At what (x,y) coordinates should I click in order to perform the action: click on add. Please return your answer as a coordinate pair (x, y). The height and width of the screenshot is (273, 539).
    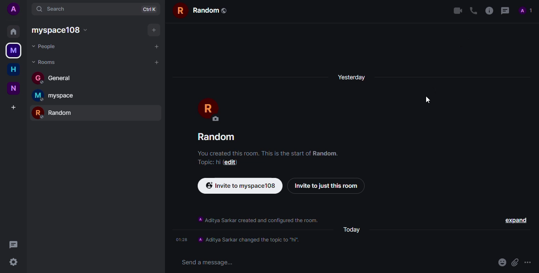
    Looking at the image, I should click on (156, 62).